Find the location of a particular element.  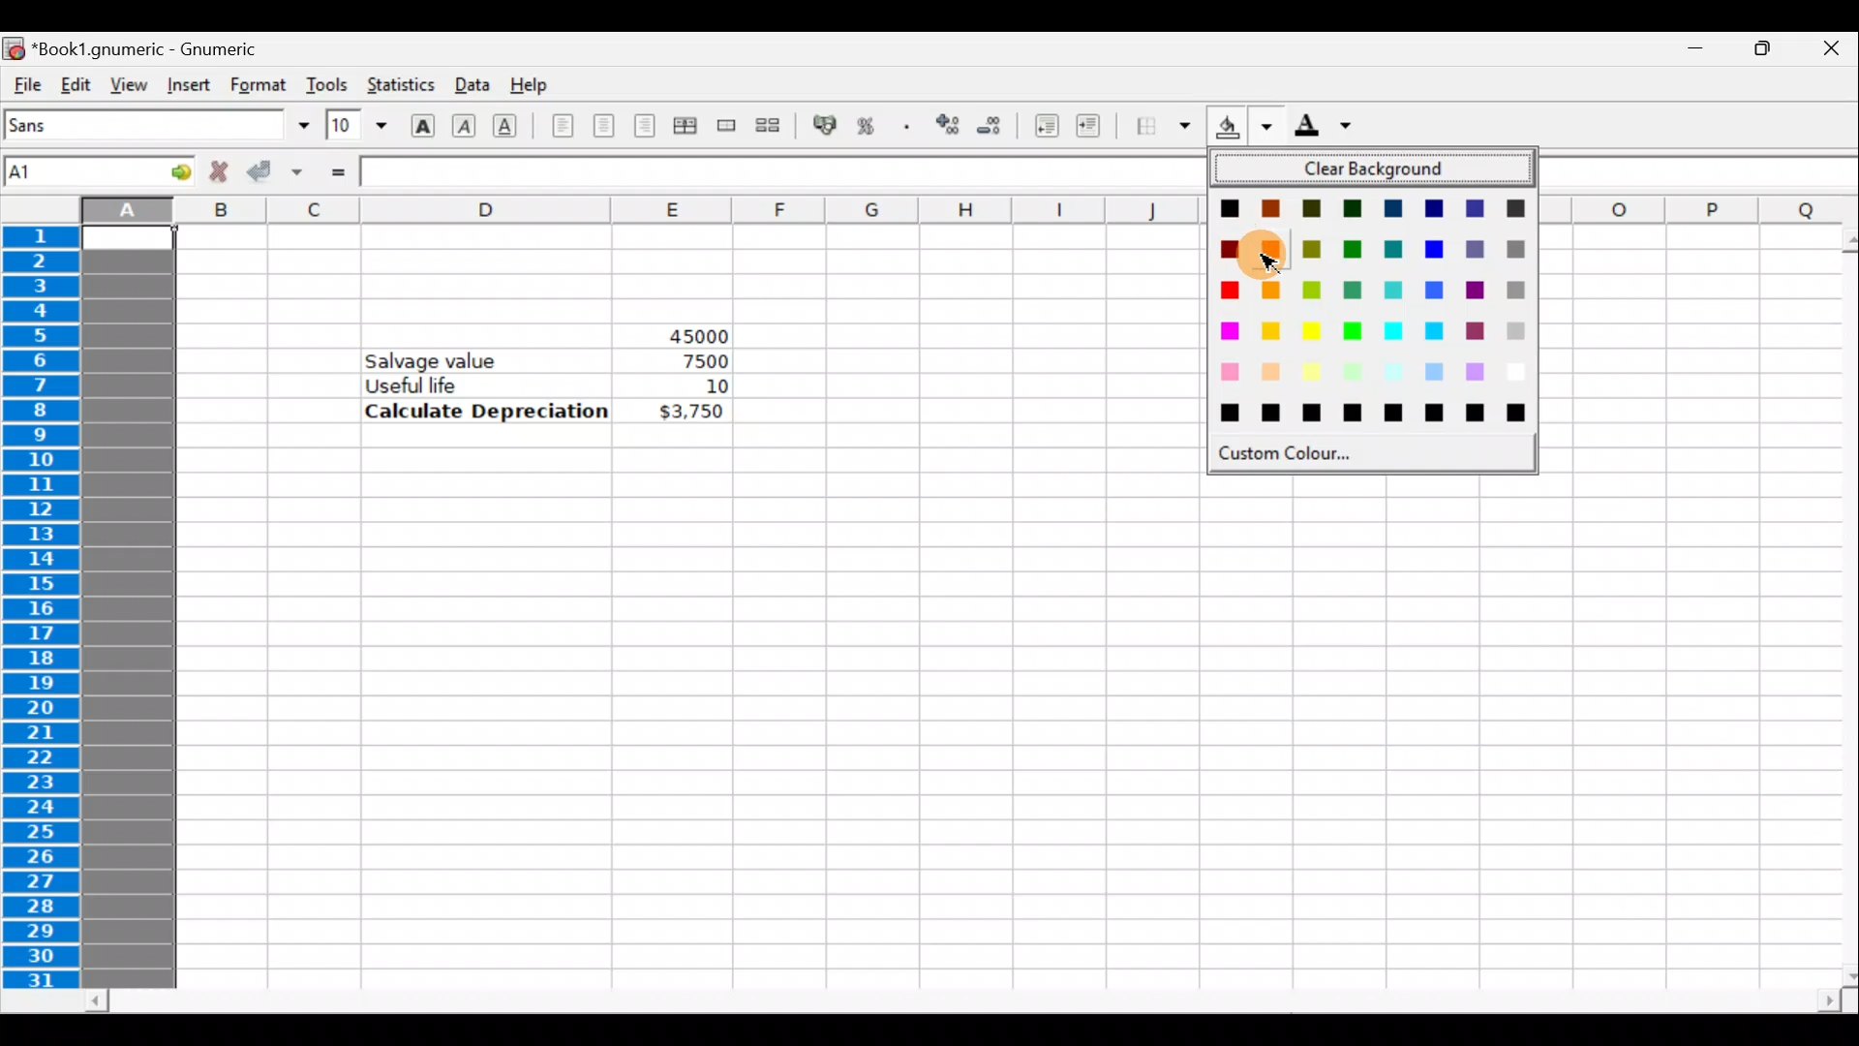

Format is located at coordinates (260, 84).